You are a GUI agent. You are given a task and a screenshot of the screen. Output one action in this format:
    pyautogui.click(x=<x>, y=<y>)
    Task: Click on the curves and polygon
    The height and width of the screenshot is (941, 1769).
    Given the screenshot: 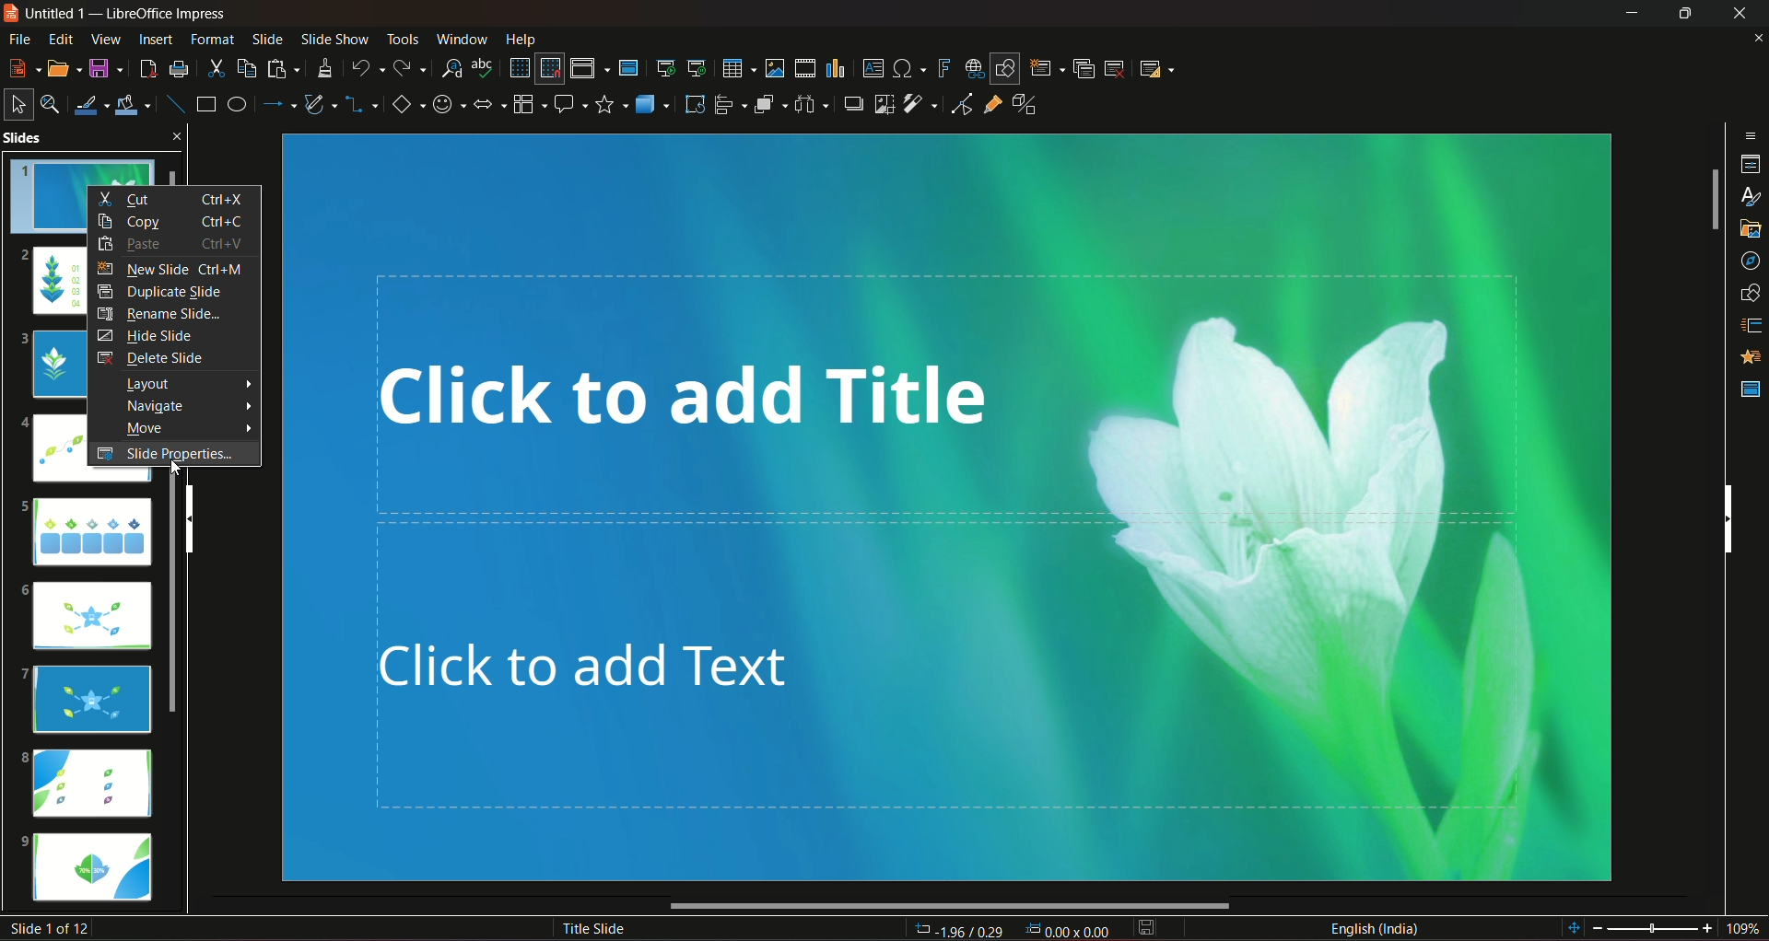 What is the action you would take?
    pyautogui.click(x=322, y=106)
    